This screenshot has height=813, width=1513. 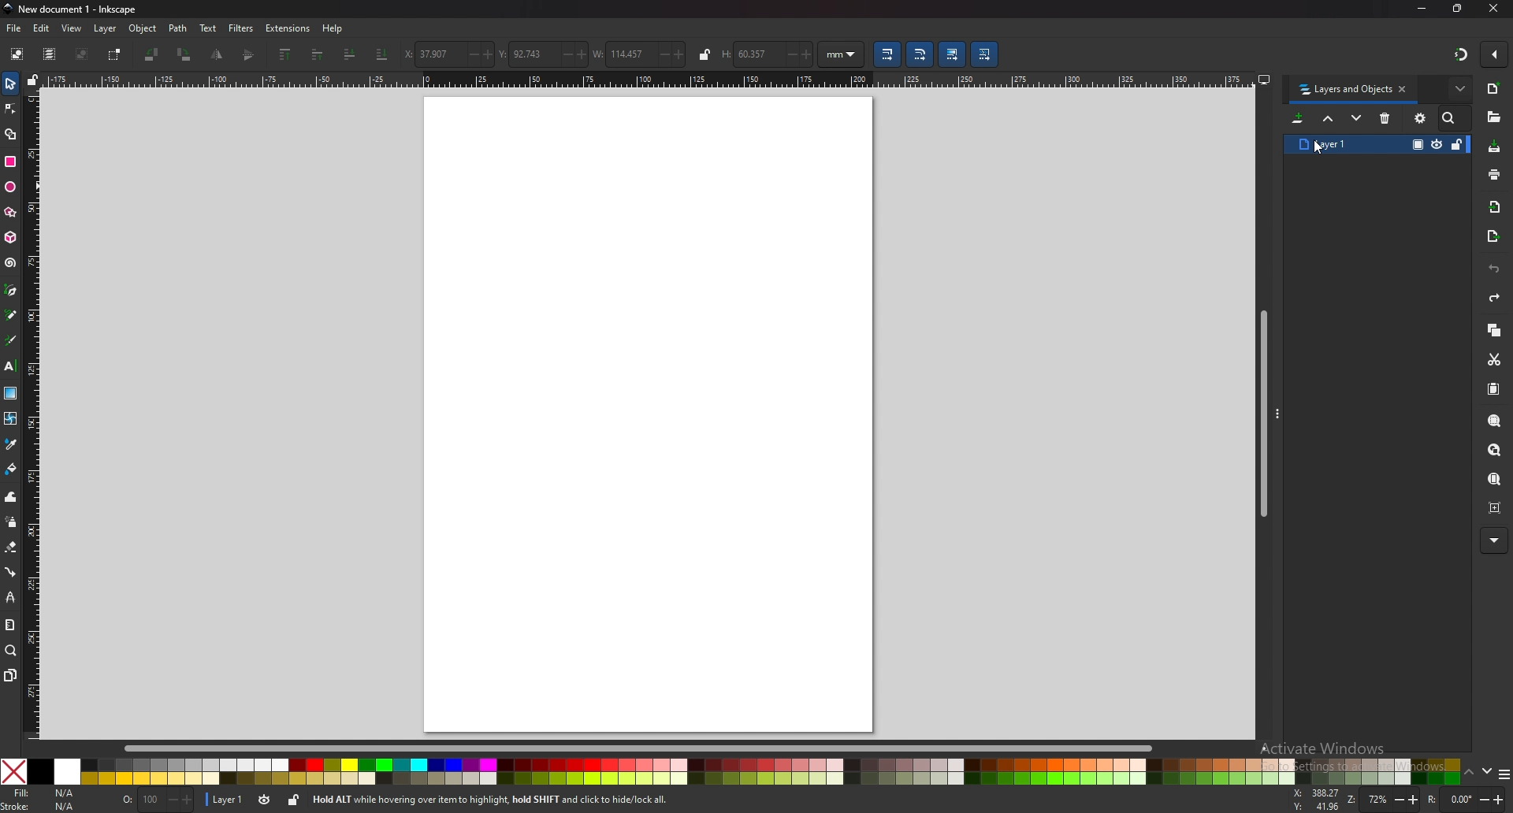 What do you see at coordinates (1494, 9) in the screenshot?
I see `close` at bounding box center [1494, 9].